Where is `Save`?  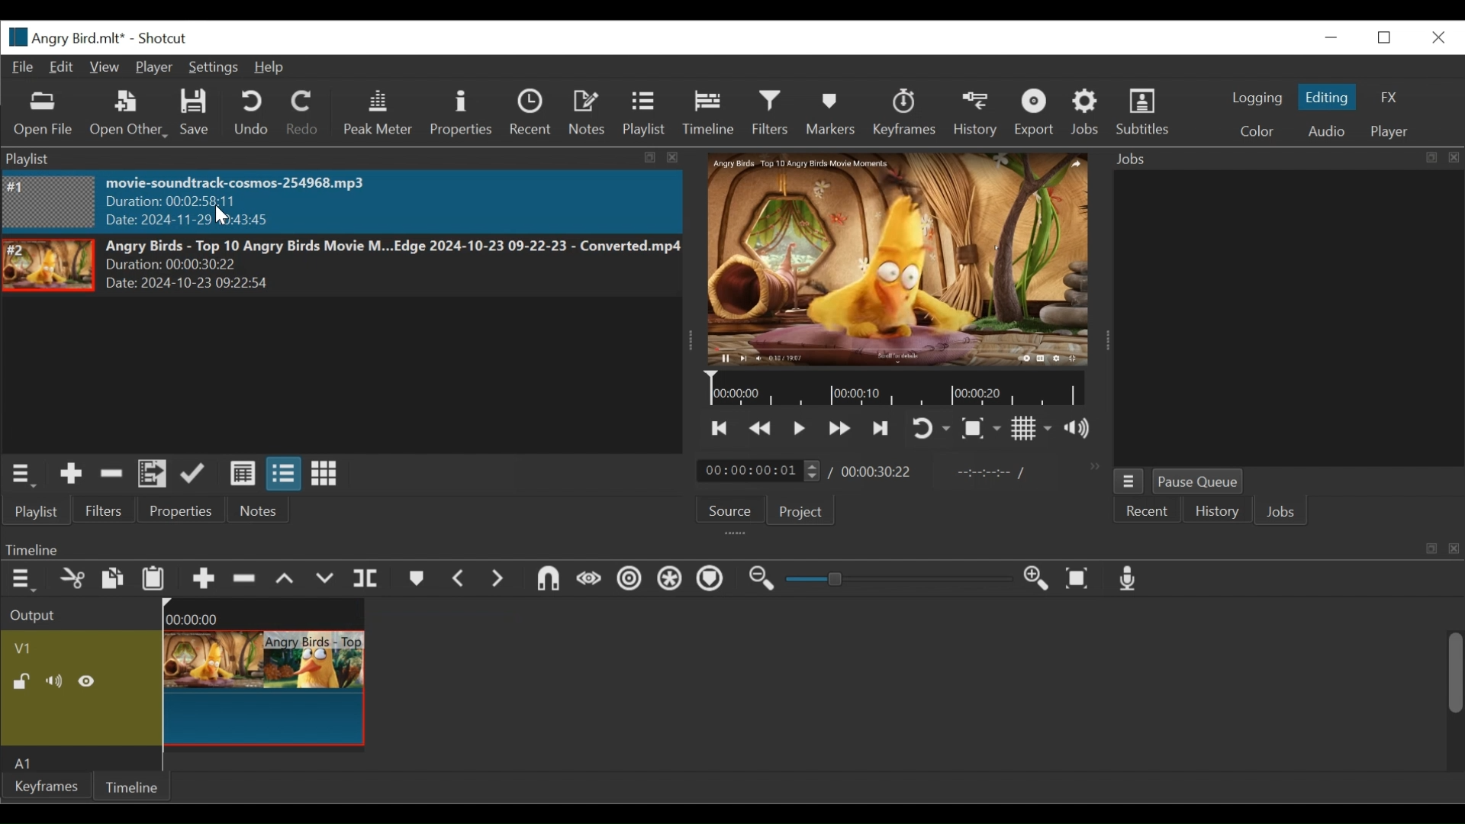 Save is located at coordinates (198, 114).